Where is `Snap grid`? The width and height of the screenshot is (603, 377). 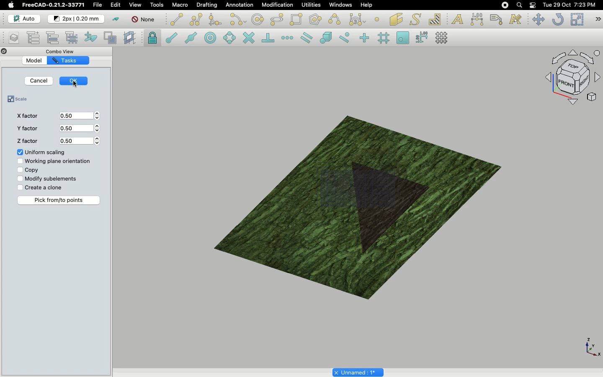
Snap grid is located at coordinates (384, 38).